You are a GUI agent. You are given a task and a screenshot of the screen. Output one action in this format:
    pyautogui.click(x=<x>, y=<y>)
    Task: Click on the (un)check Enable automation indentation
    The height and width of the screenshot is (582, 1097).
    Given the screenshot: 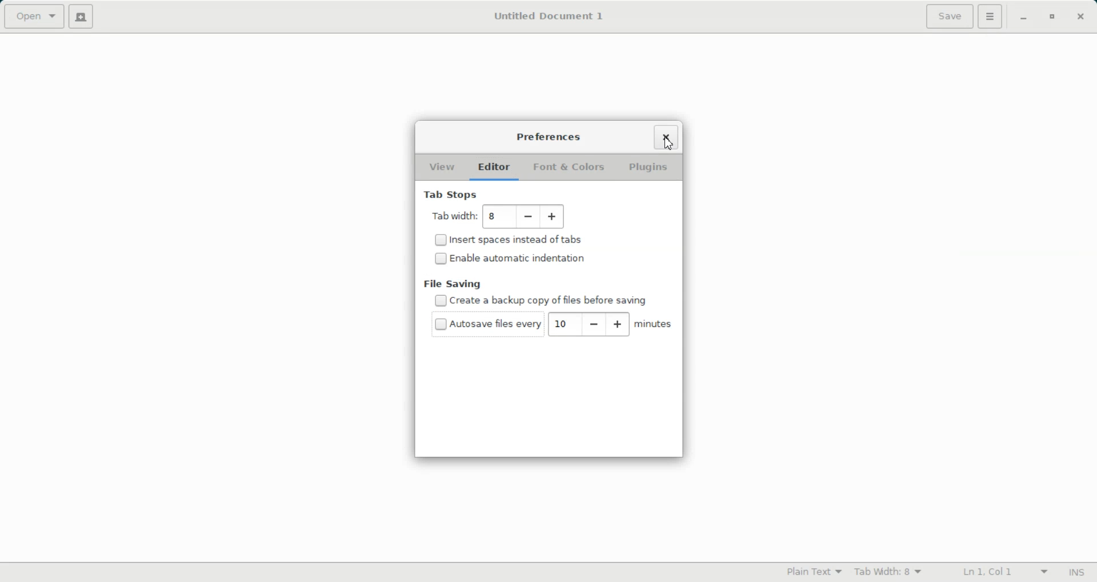 What is the action you would take?
    pyautogui.click(x=510, y=258)
    